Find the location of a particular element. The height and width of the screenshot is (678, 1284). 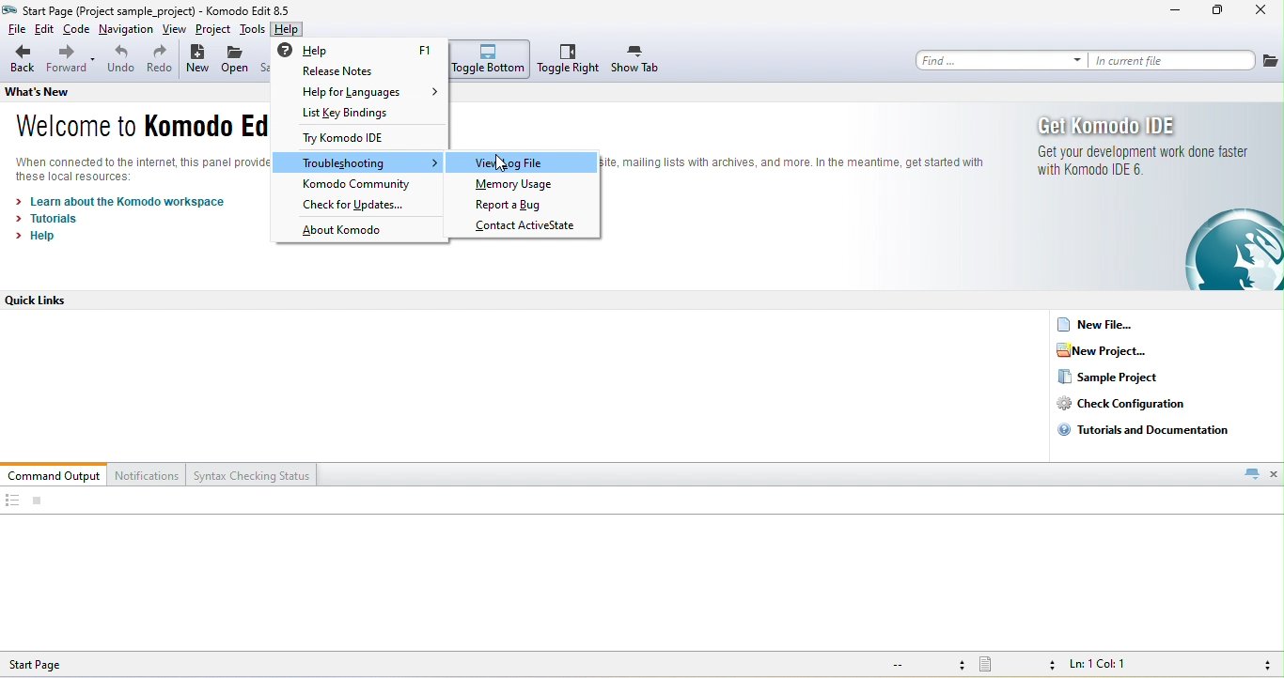

new file is located at coordinates (1104, 324).